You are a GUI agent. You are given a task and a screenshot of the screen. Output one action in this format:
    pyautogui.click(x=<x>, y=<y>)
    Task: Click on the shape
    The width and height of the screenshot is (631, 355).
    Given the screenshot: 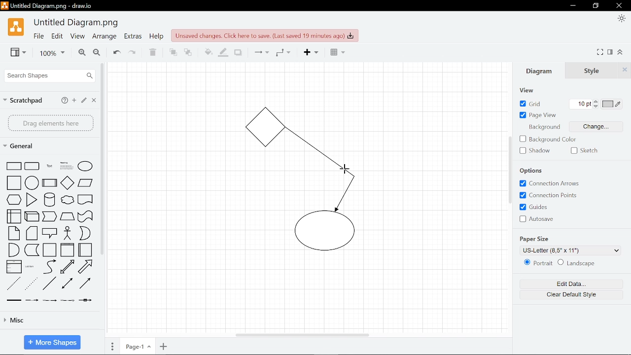 What is the action you would take?
    pyautogui.click(x=85, y=216)
    